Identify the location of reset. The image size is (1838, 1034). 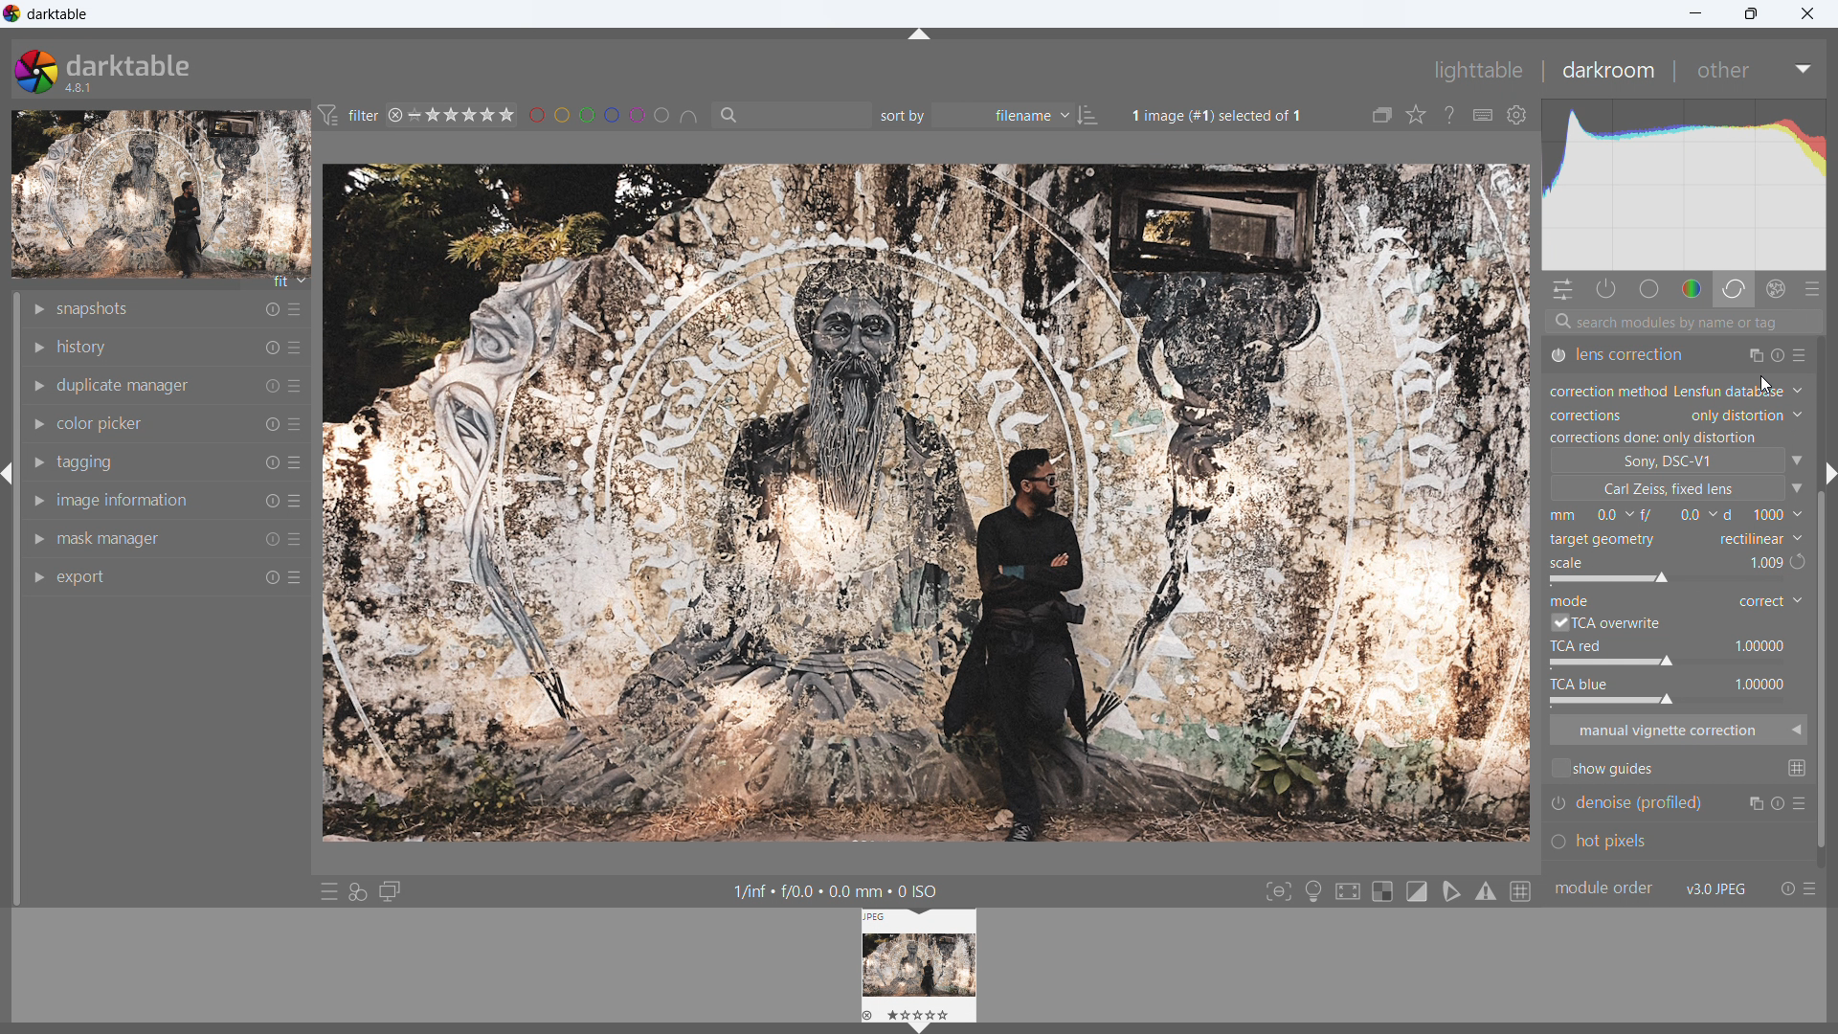
(265, 424).